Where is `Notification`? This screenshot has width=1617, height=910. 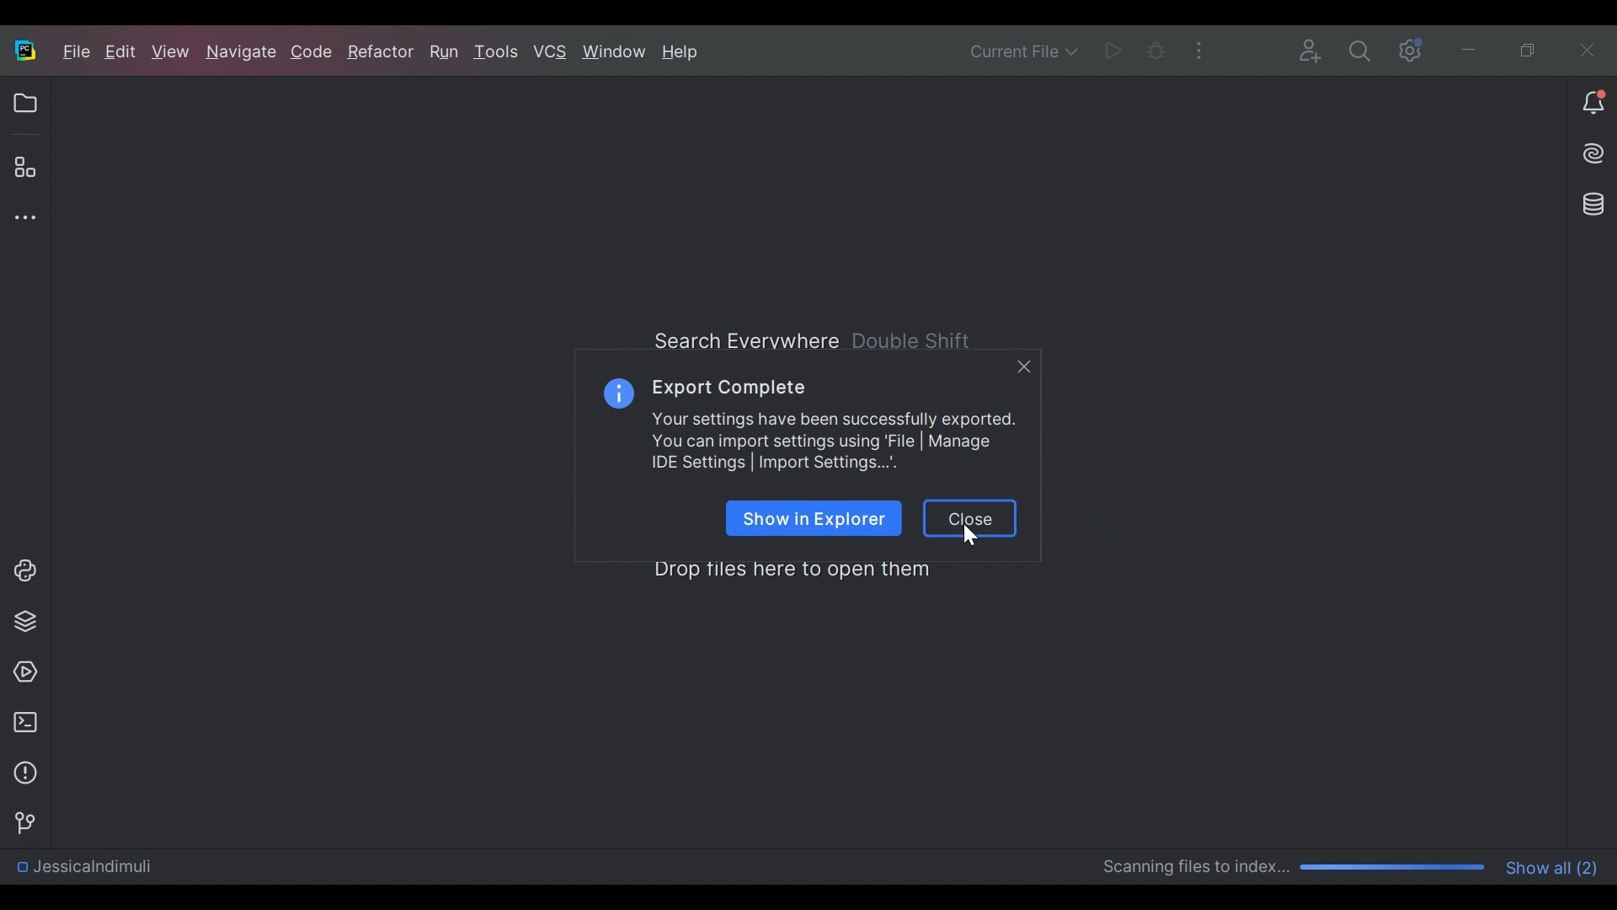 Notification is located at coordinates (1593, 103).